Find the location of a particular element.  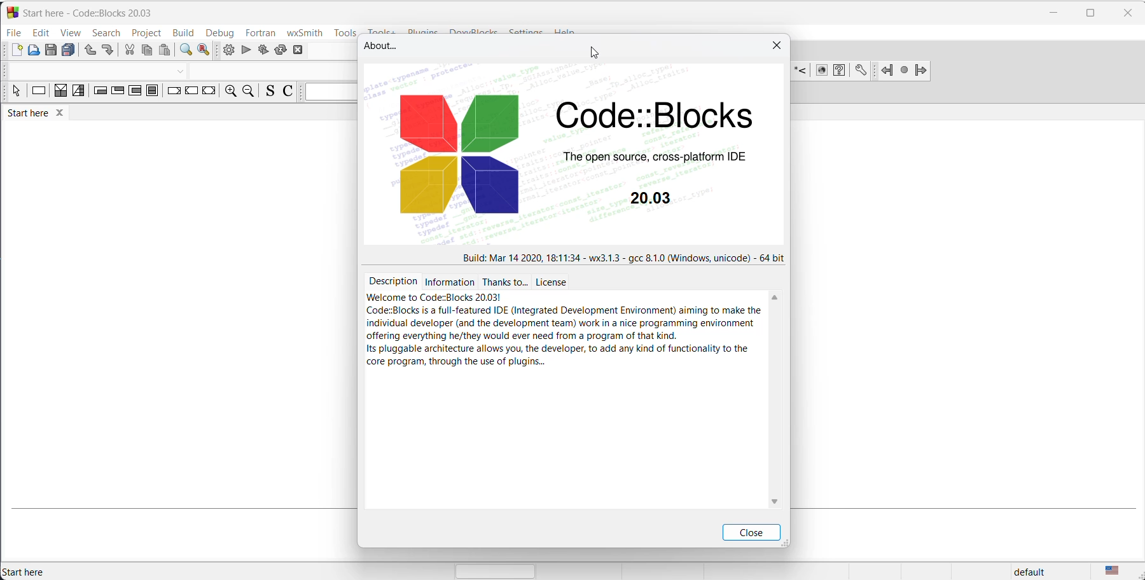

project is located at coordinates (147, 32).